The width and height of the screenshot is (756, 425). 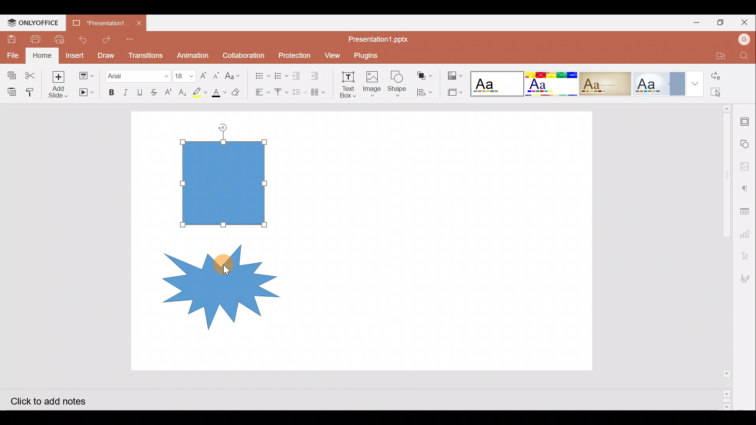 What do you see at coordinates (746, 258) in the screenshot?
I see `Text Art settings` at bounding box center [746, 258].